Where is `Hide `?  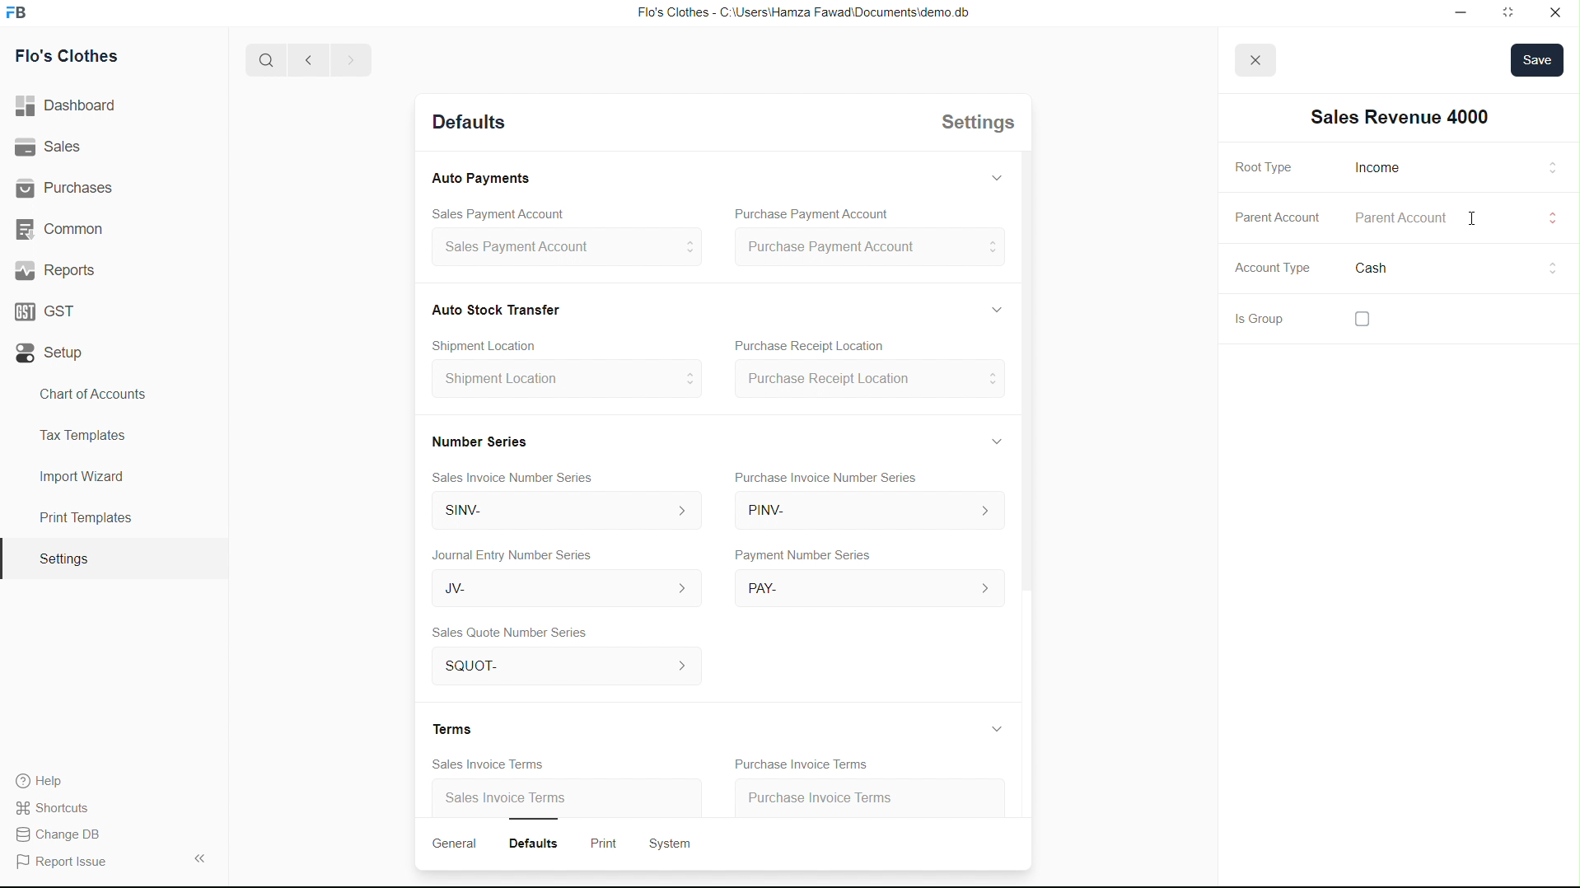 Hide  is located at coordinates (993, 728).